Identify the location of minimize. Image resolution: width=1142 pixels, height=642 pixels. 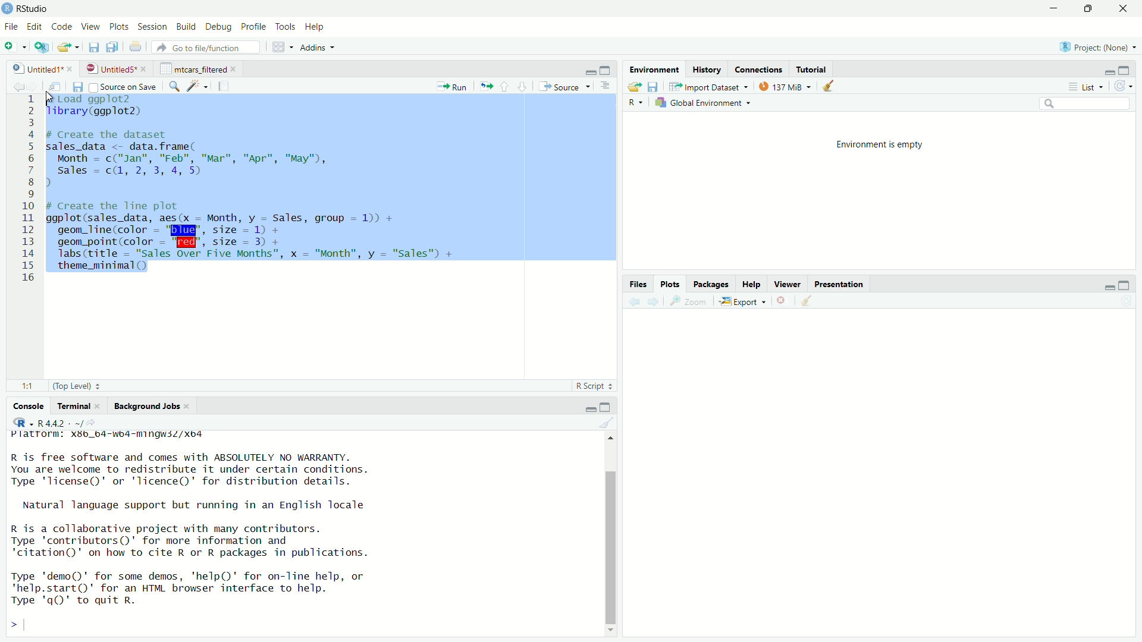
(590, 71).